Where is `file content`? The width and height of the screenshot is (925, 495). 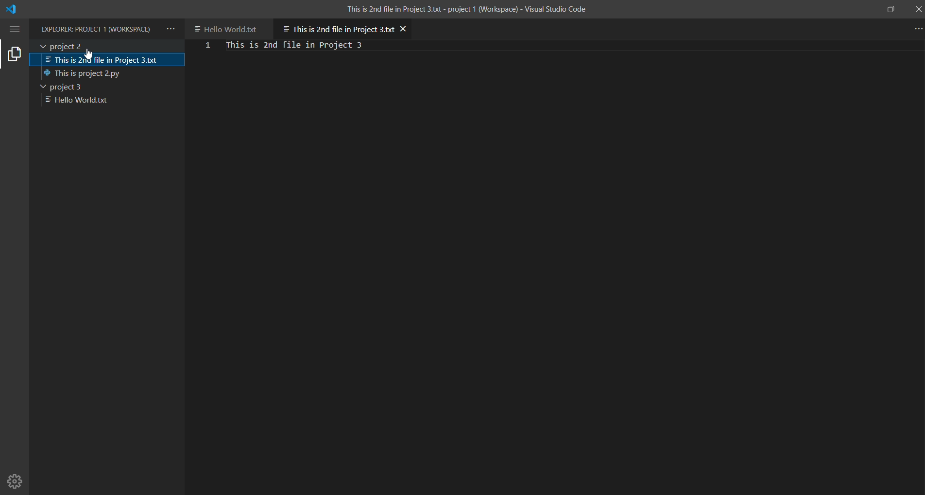 file content is located at coordinates (312, 45).